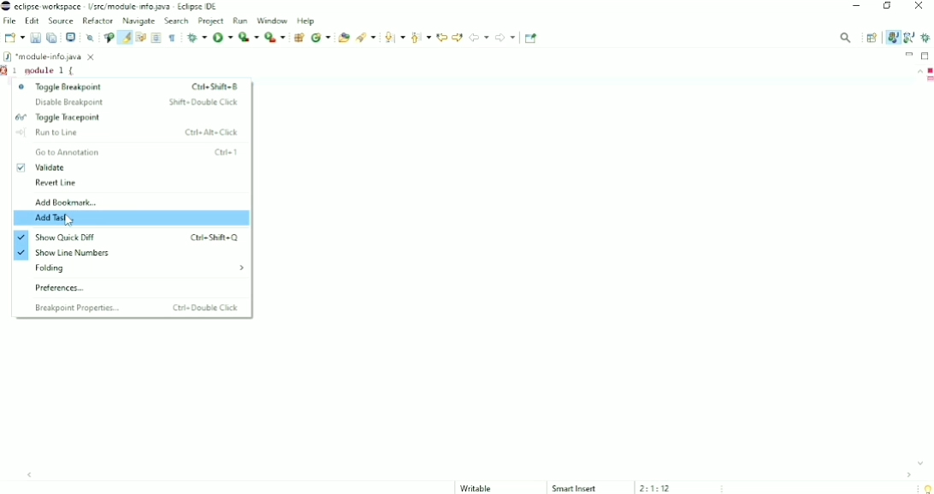  What do you see at coordinates (458, 36) in the screenshot?
I see `Next edit location` at bounding box center [458, 36].